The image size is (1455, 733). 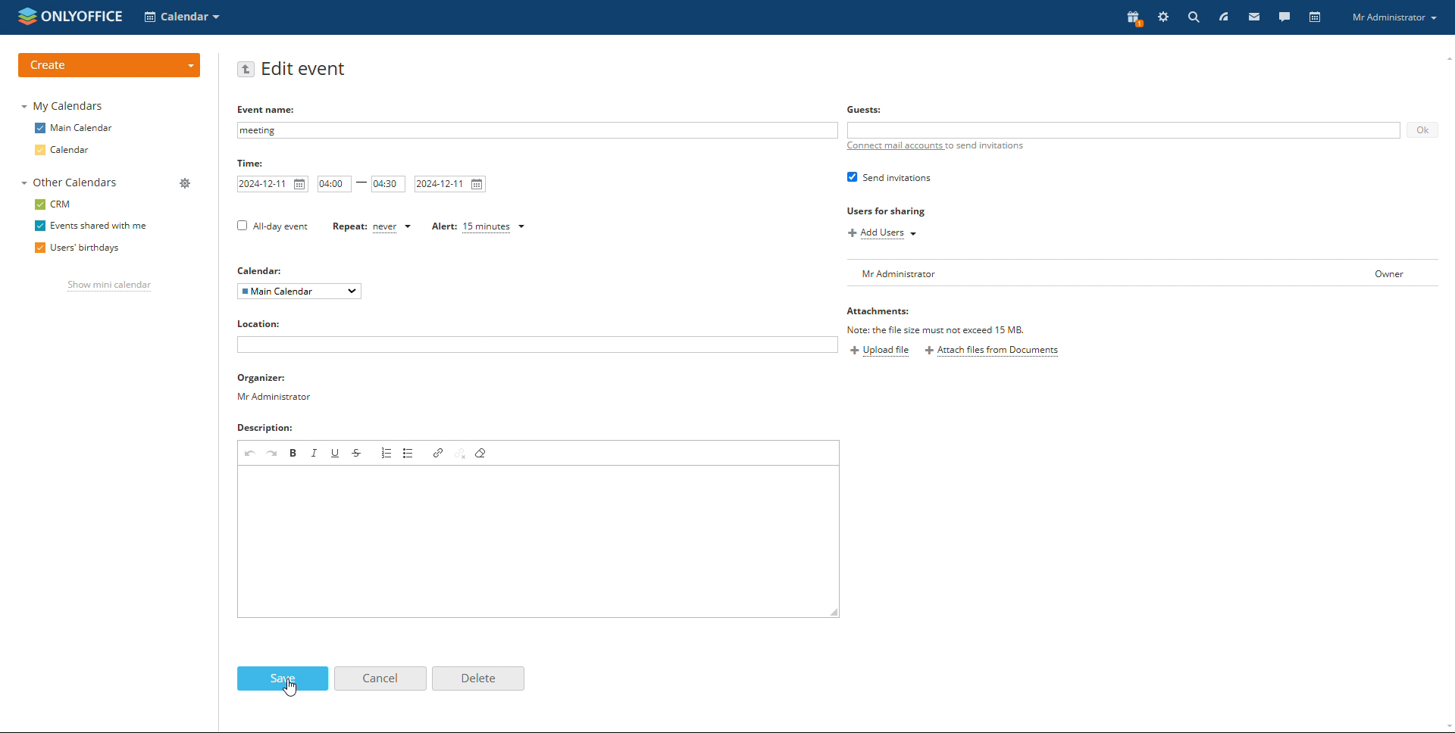 I want to click on end date, so click(x=450, y=184).